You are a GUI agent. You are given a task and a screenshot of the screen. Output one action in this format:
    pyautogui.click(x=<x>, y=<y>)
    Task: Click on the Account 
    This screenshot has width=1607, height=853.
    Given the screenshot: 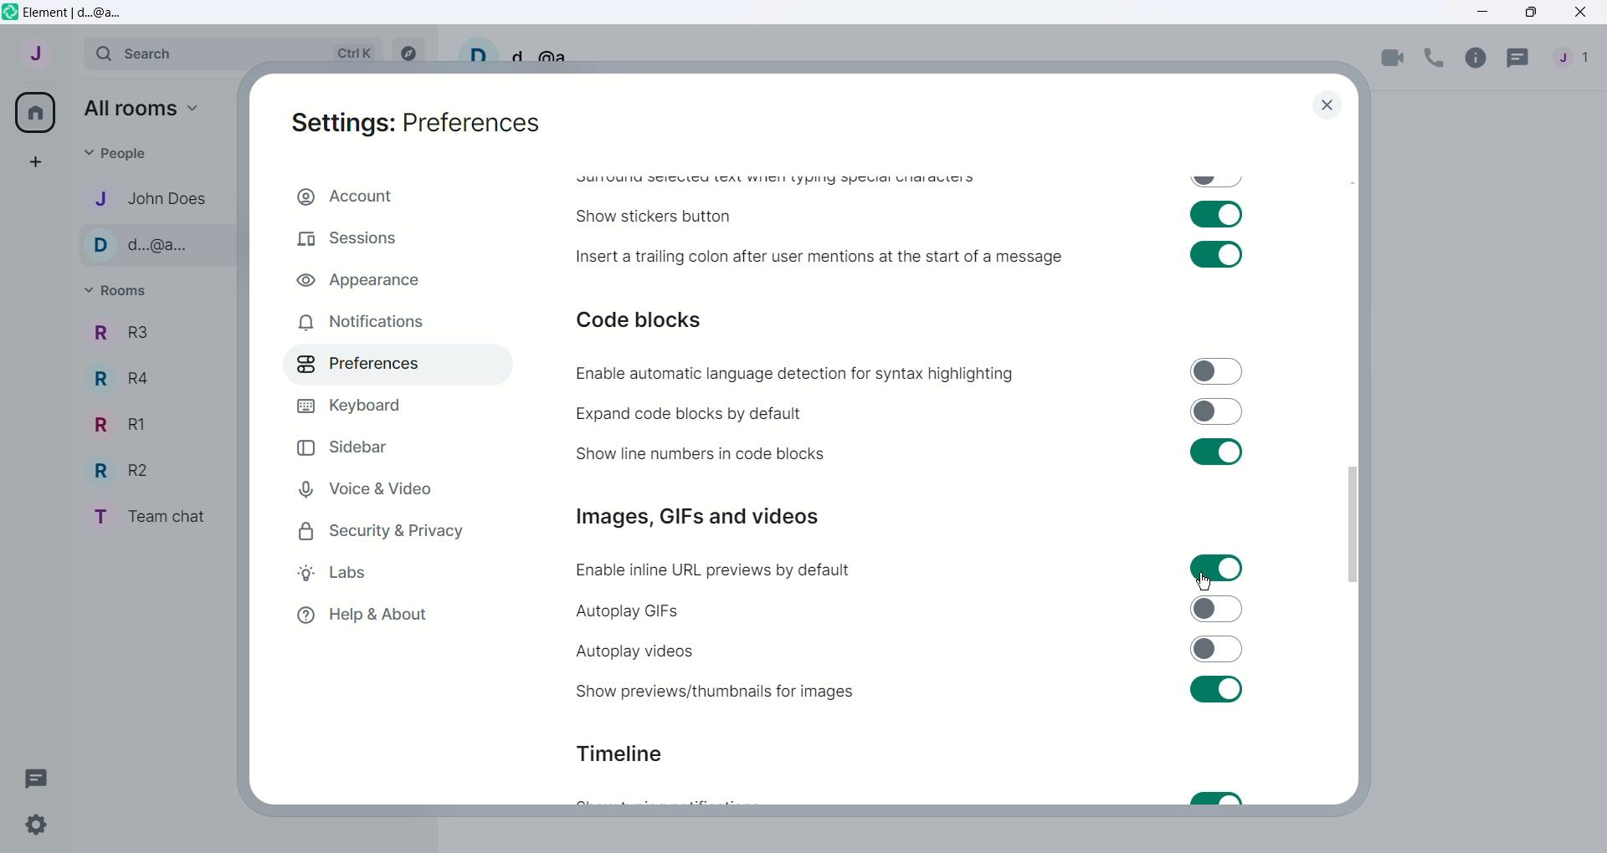 What is the action you would take?
    pyautogui.click(x=398, y=197)
    